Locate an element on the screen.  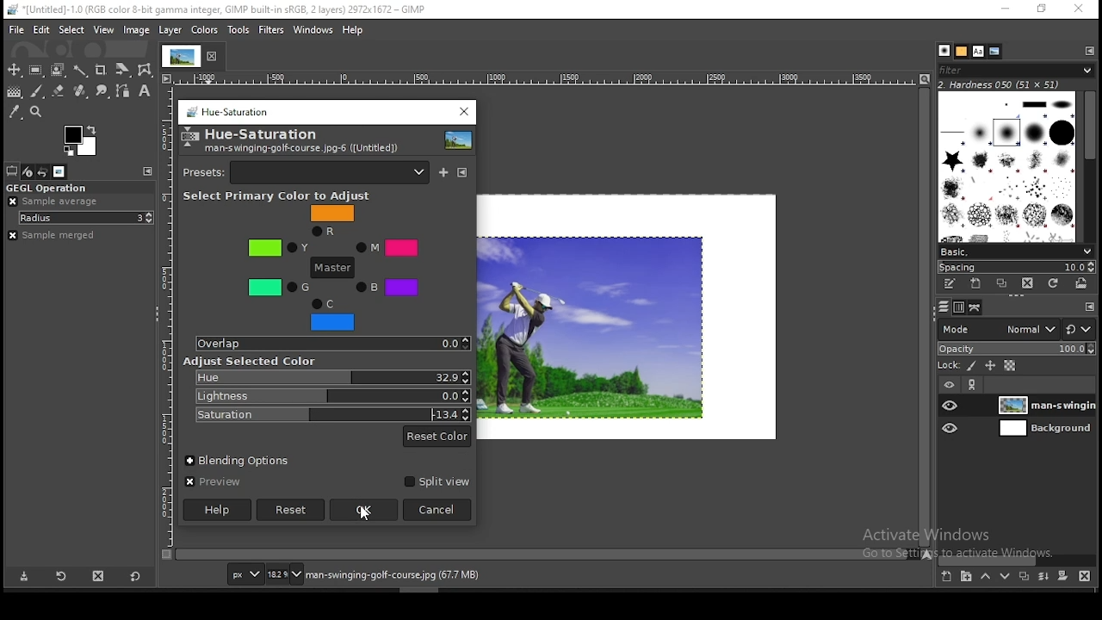
image is located at coordinates (137, 29).